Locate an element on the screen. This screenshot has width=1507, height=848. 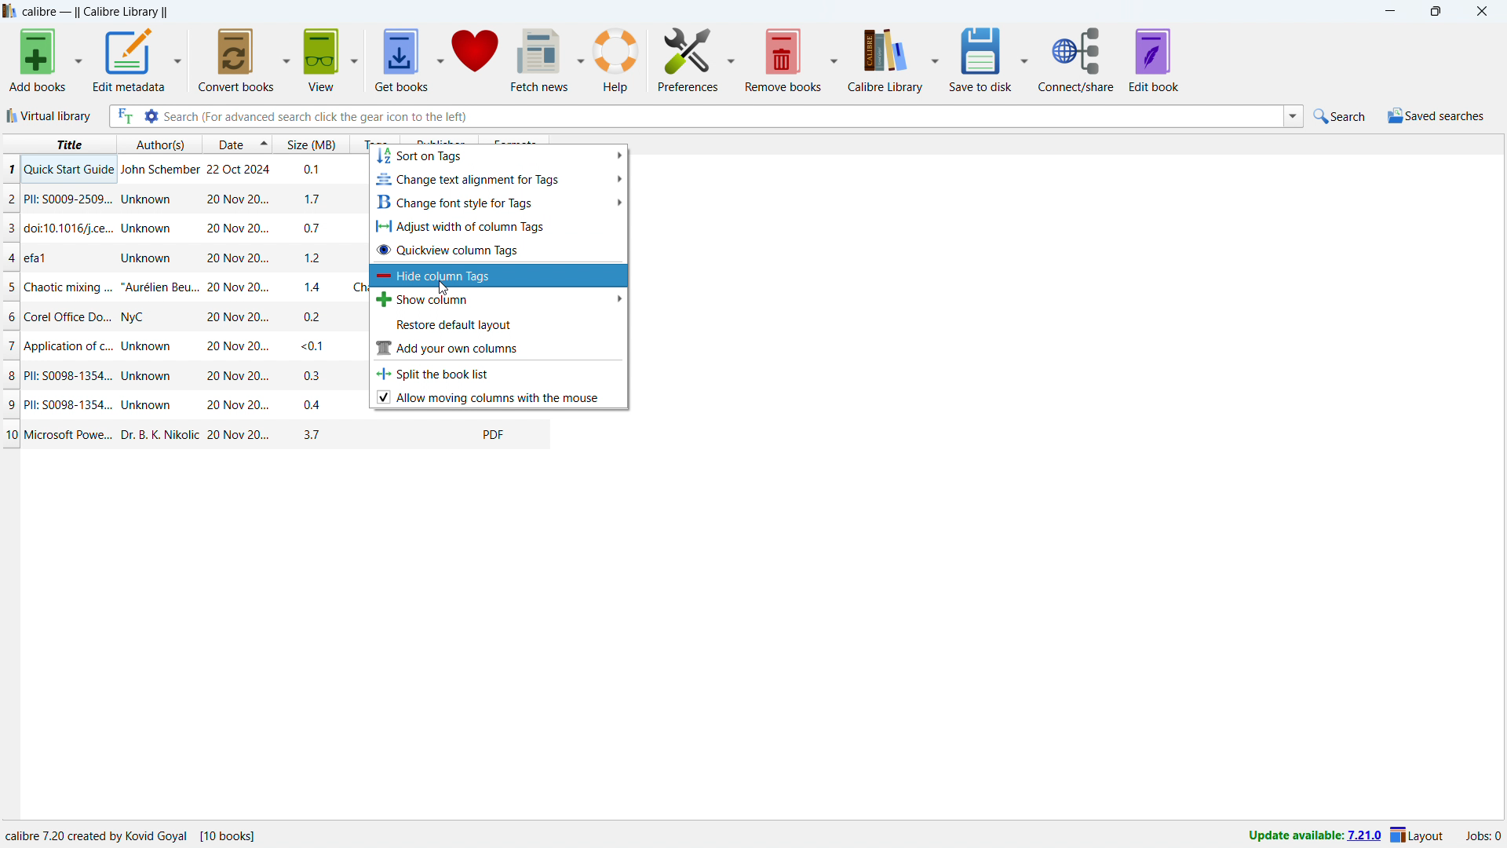
edit metadata options is located at coordinates (177, 58).